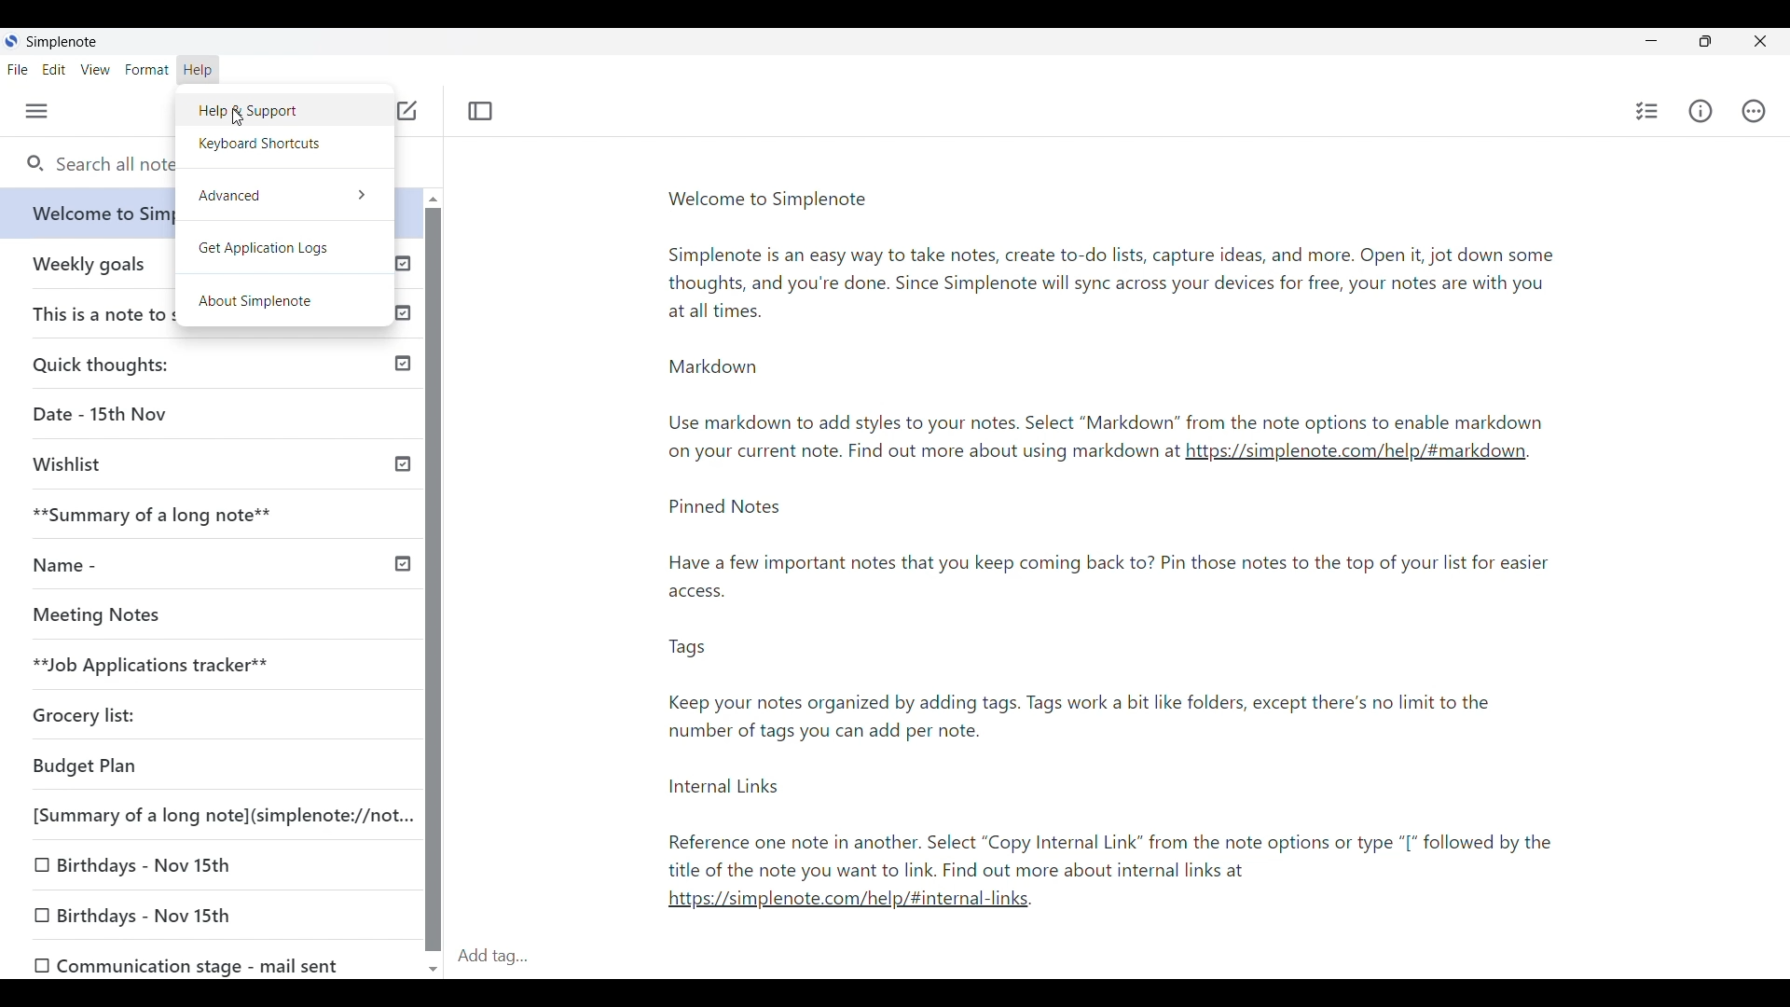  Describe the element at coordinates (211, 816) in the screenshot. I see `[Summary of a long note](simplenote://not` at that location.